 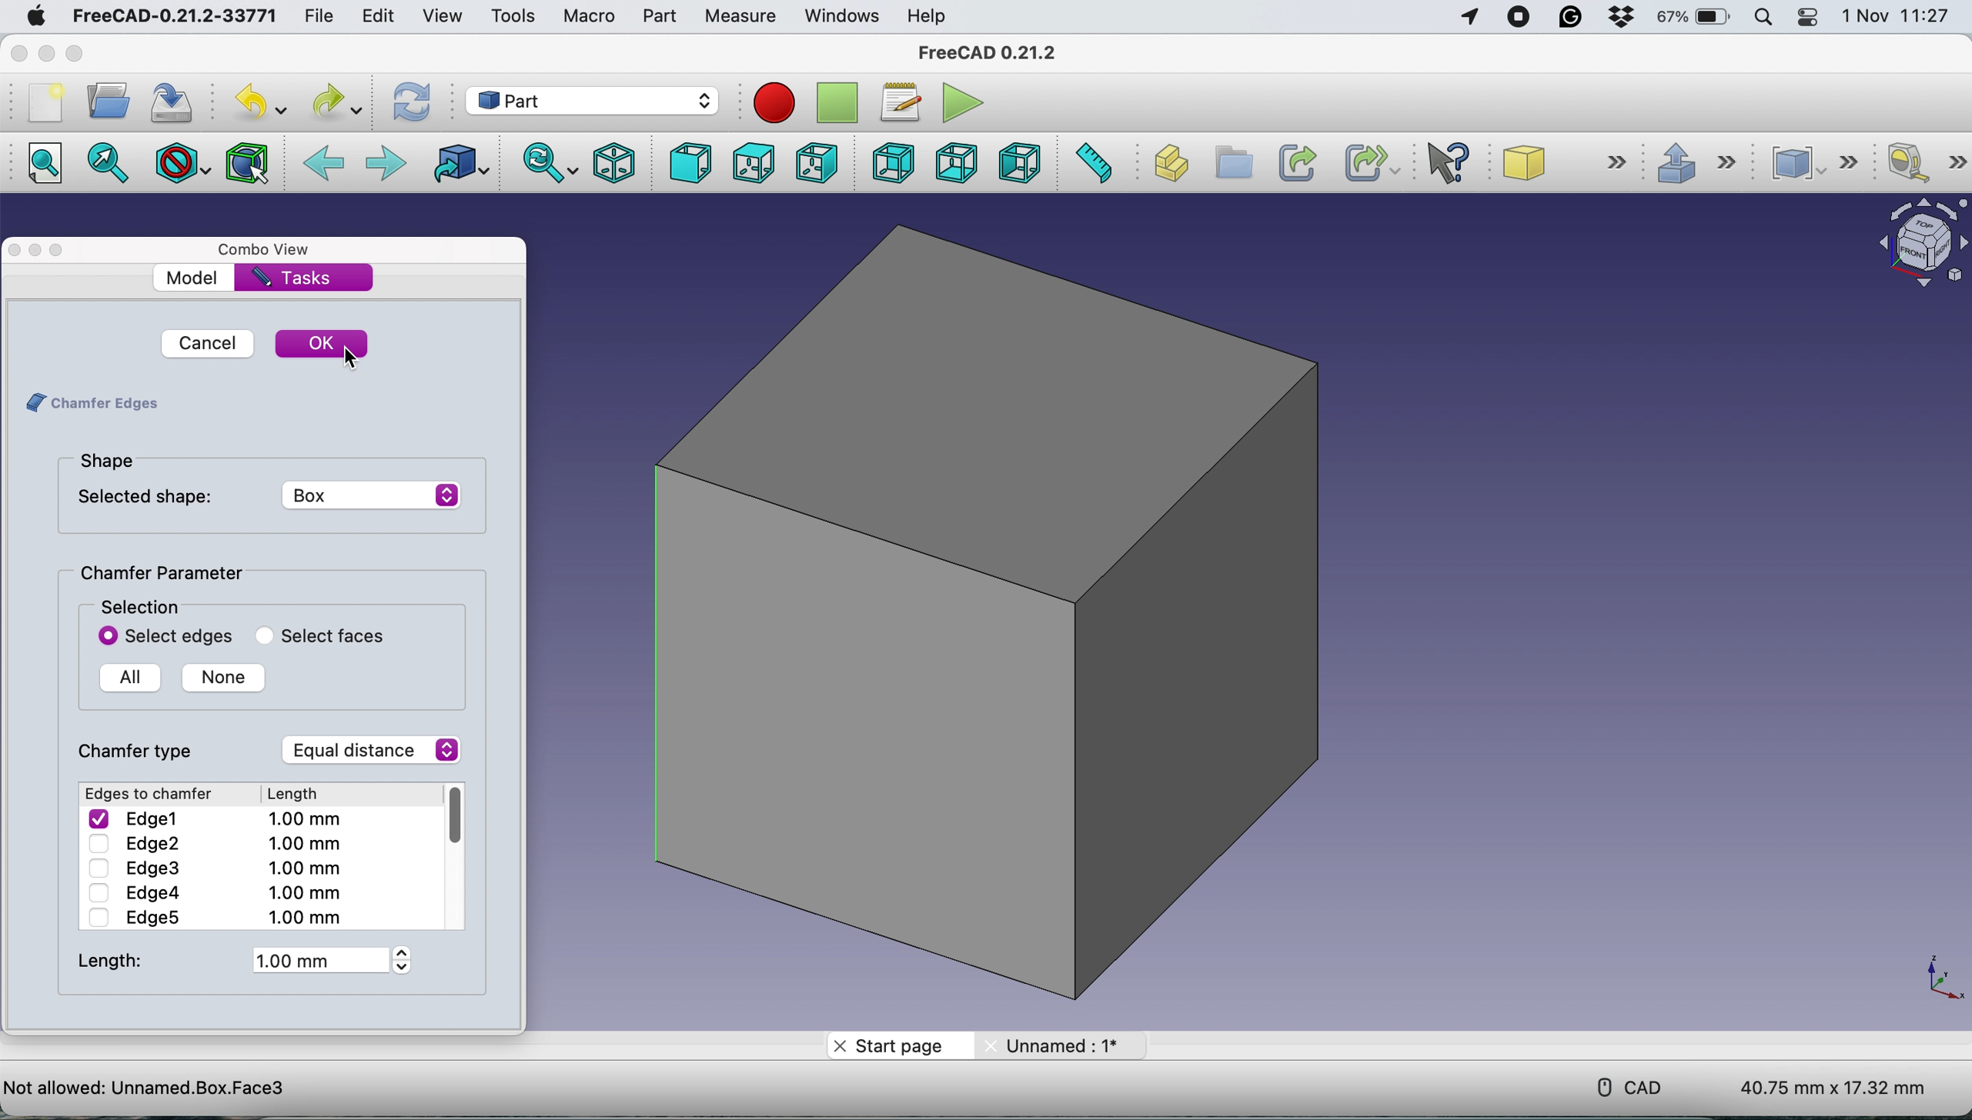 What do you see at coordinates (1442, 162) in the screenshot?
I see `what's this` at bounding box center [1442, 162].